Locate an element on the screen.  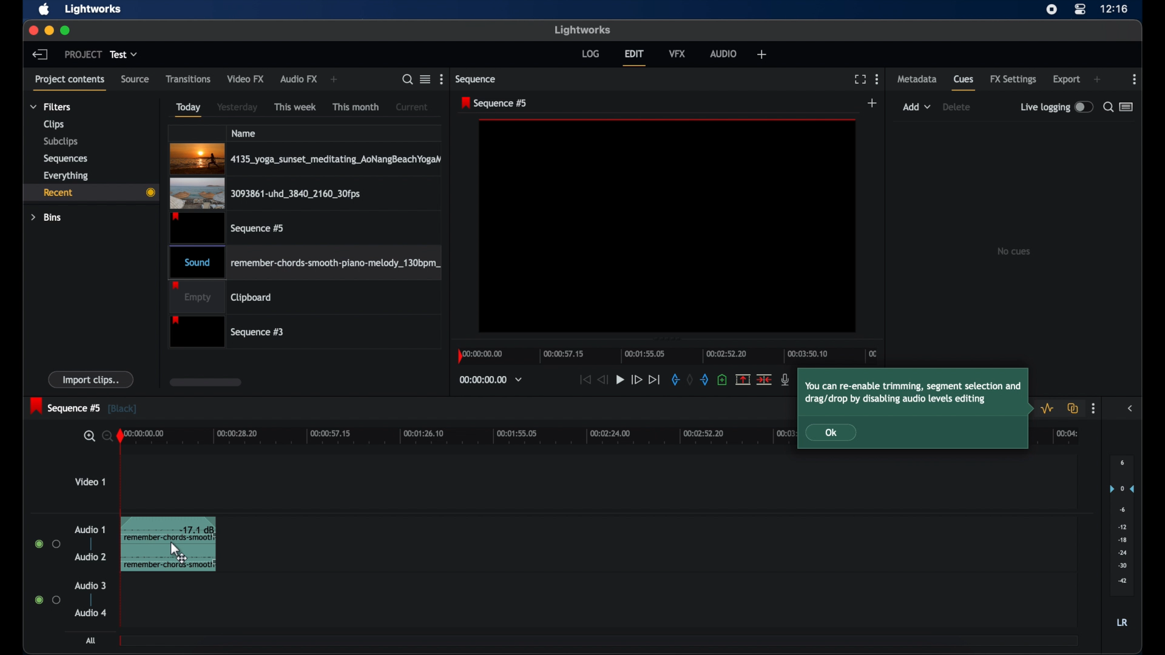
audio is located at coordinates (723, 53).